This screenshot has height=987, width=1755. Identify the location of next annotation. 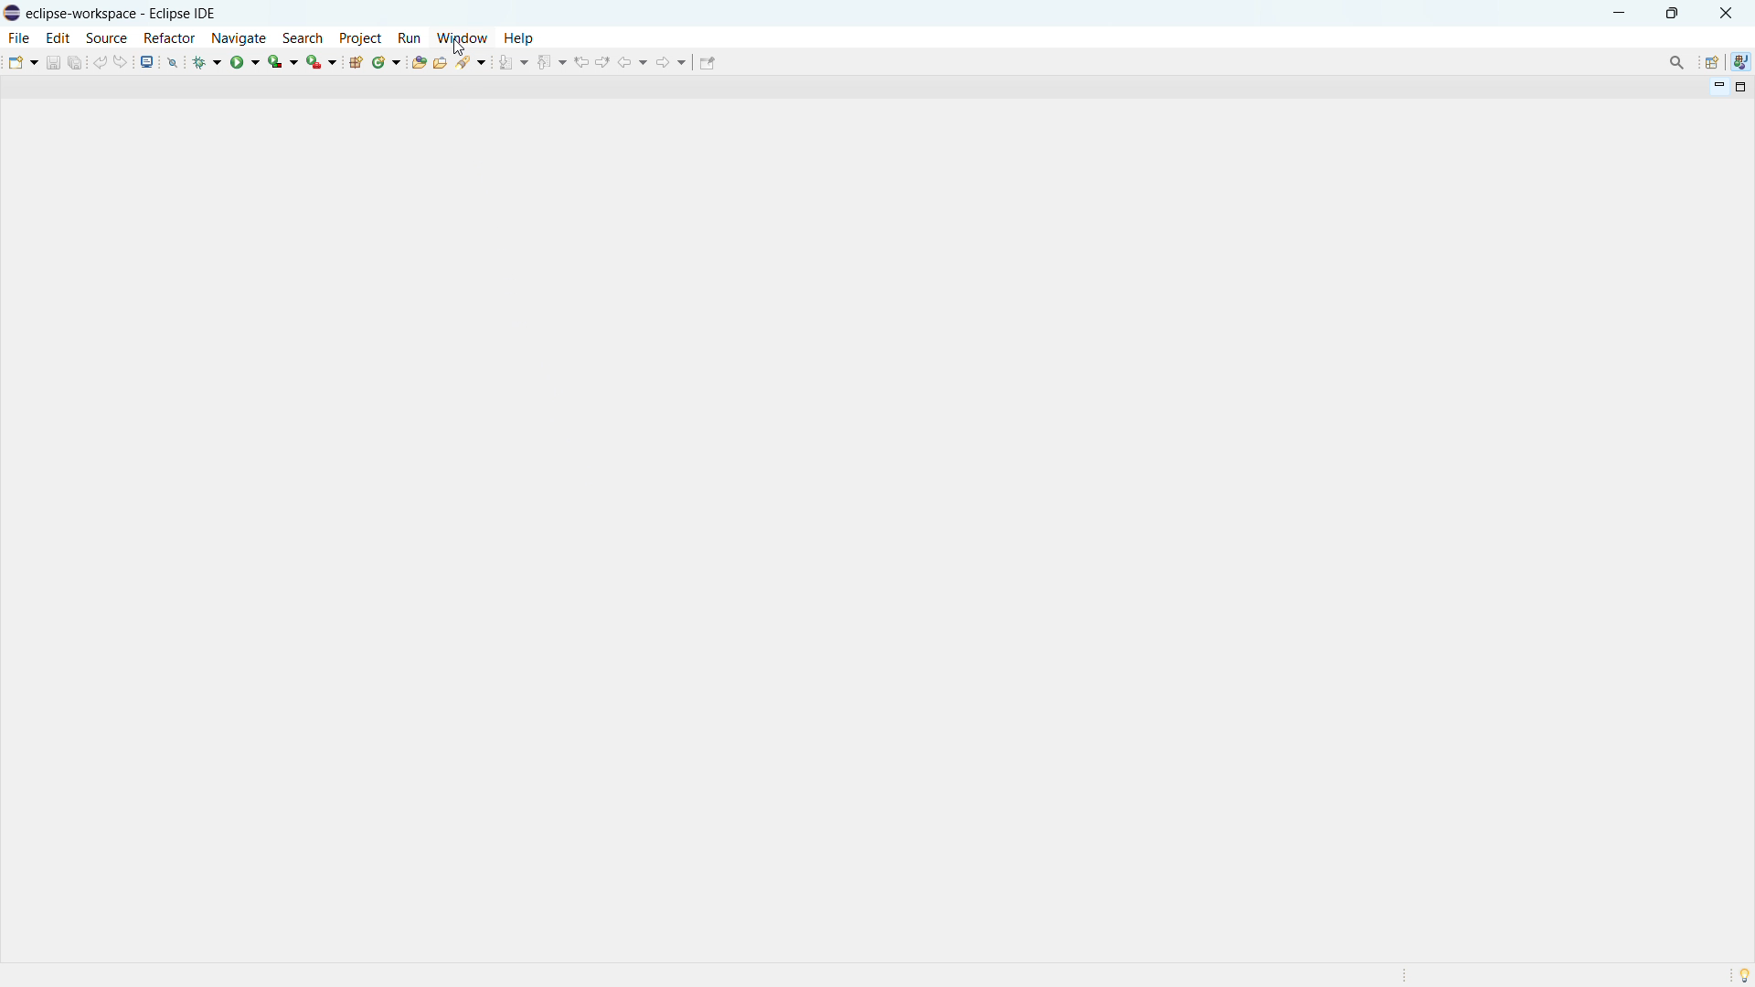
(514, 62).